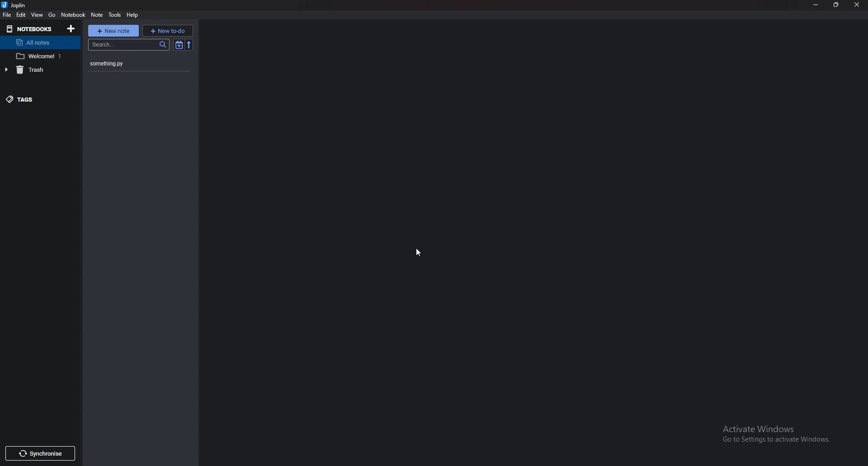 The width and height of the screenshot is (868, 466). What do you see at coordinates (128, 63) in the screenshot?
I see `something.py` at bounding box center [128, 63].